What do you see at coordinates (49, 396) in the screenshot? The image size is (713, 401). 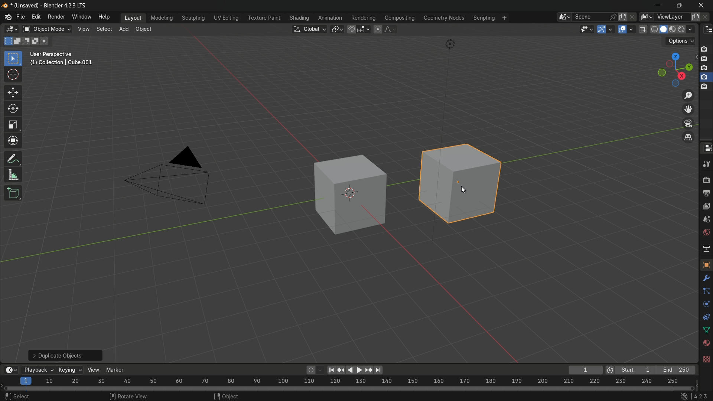 I see `Cancel` at bounding box center [49, 396].